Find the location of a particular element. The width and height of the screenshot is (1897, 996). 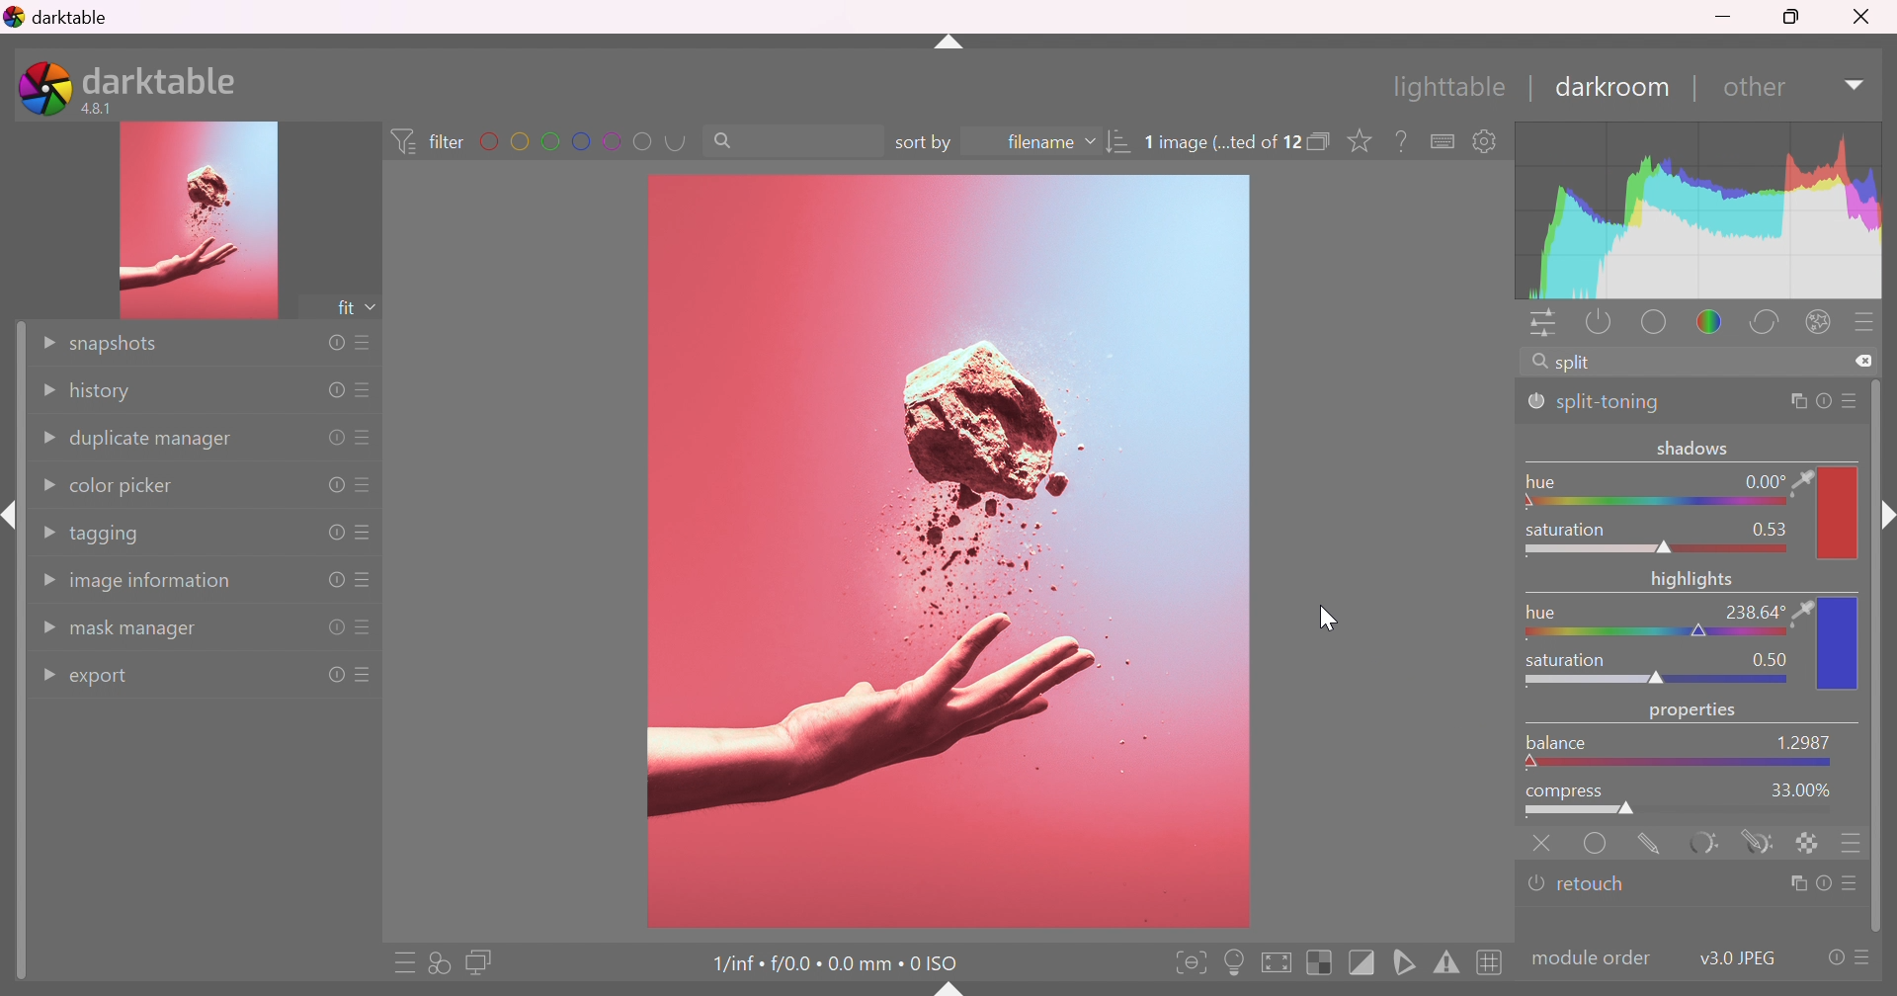

search is located at coordinates (1536, 366).